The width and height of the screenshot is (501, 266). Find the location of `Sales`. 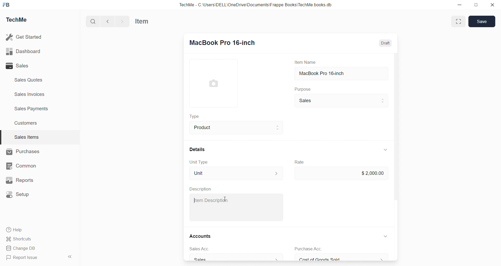

Sales is located at coordinates (341, 101).